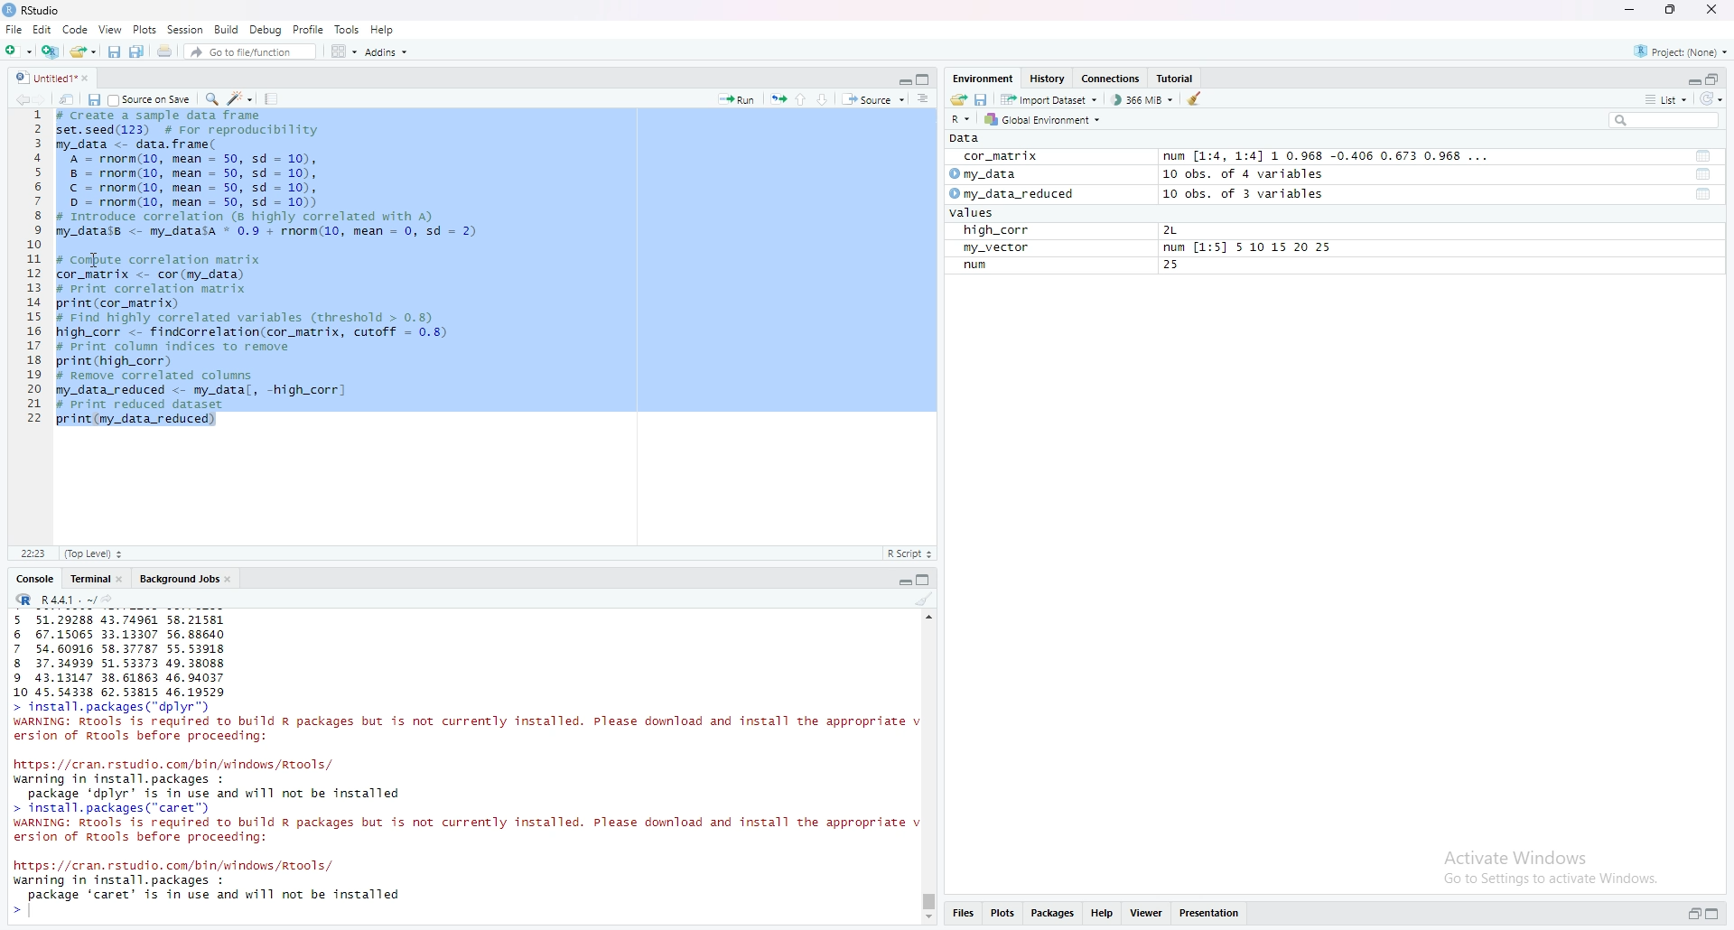 The height and width of the screenshot is (930, 1734). I want to click on add file, so click(52, 51).